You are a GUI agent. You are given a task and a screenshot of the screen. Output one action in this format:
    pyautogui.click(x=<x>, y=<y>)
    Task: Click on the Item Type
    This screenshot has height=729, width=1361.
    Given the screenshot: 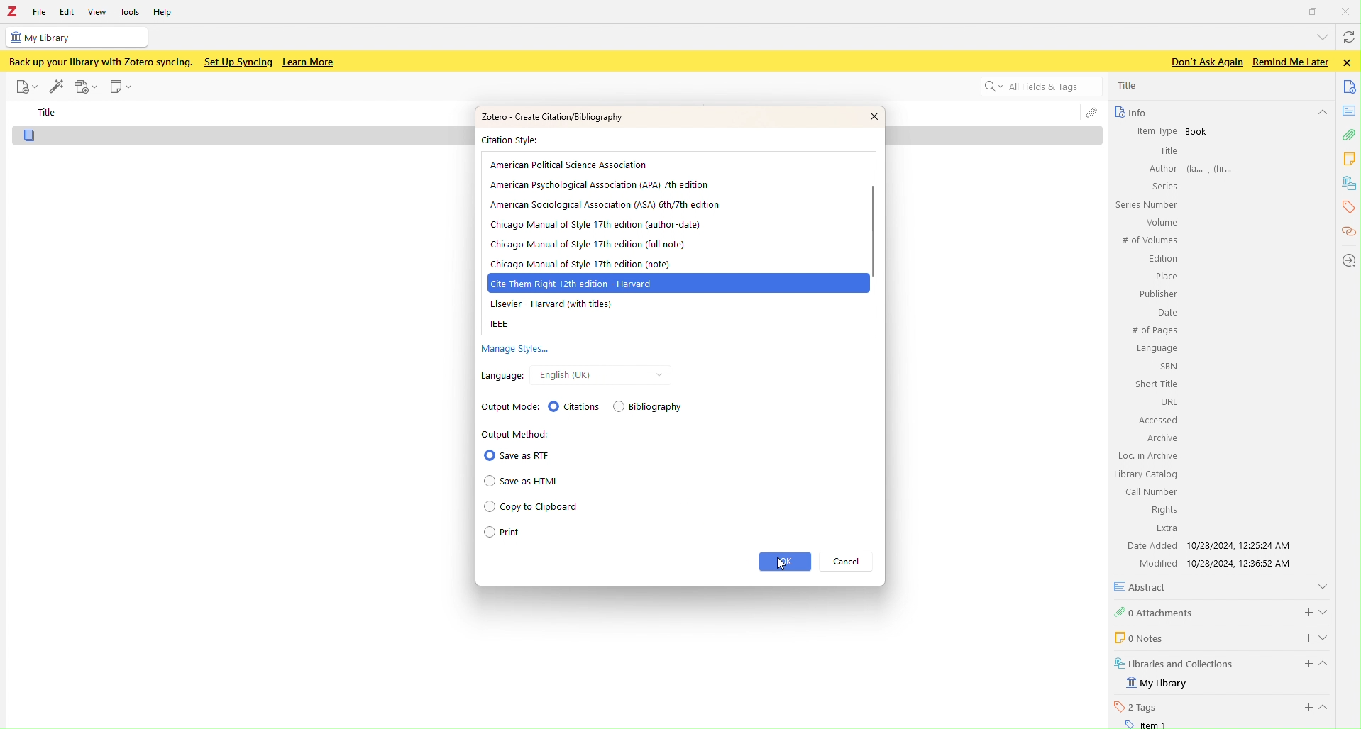 What is the action you would take?
    pyautogui.click(x=1150, y=130)
    